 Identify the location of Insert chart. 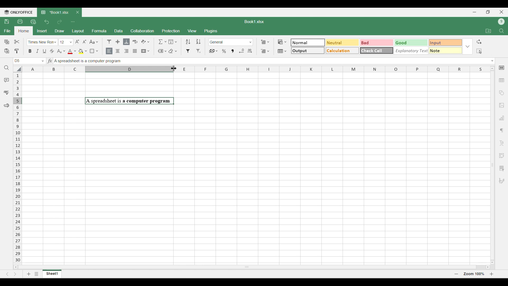
(502, 118).